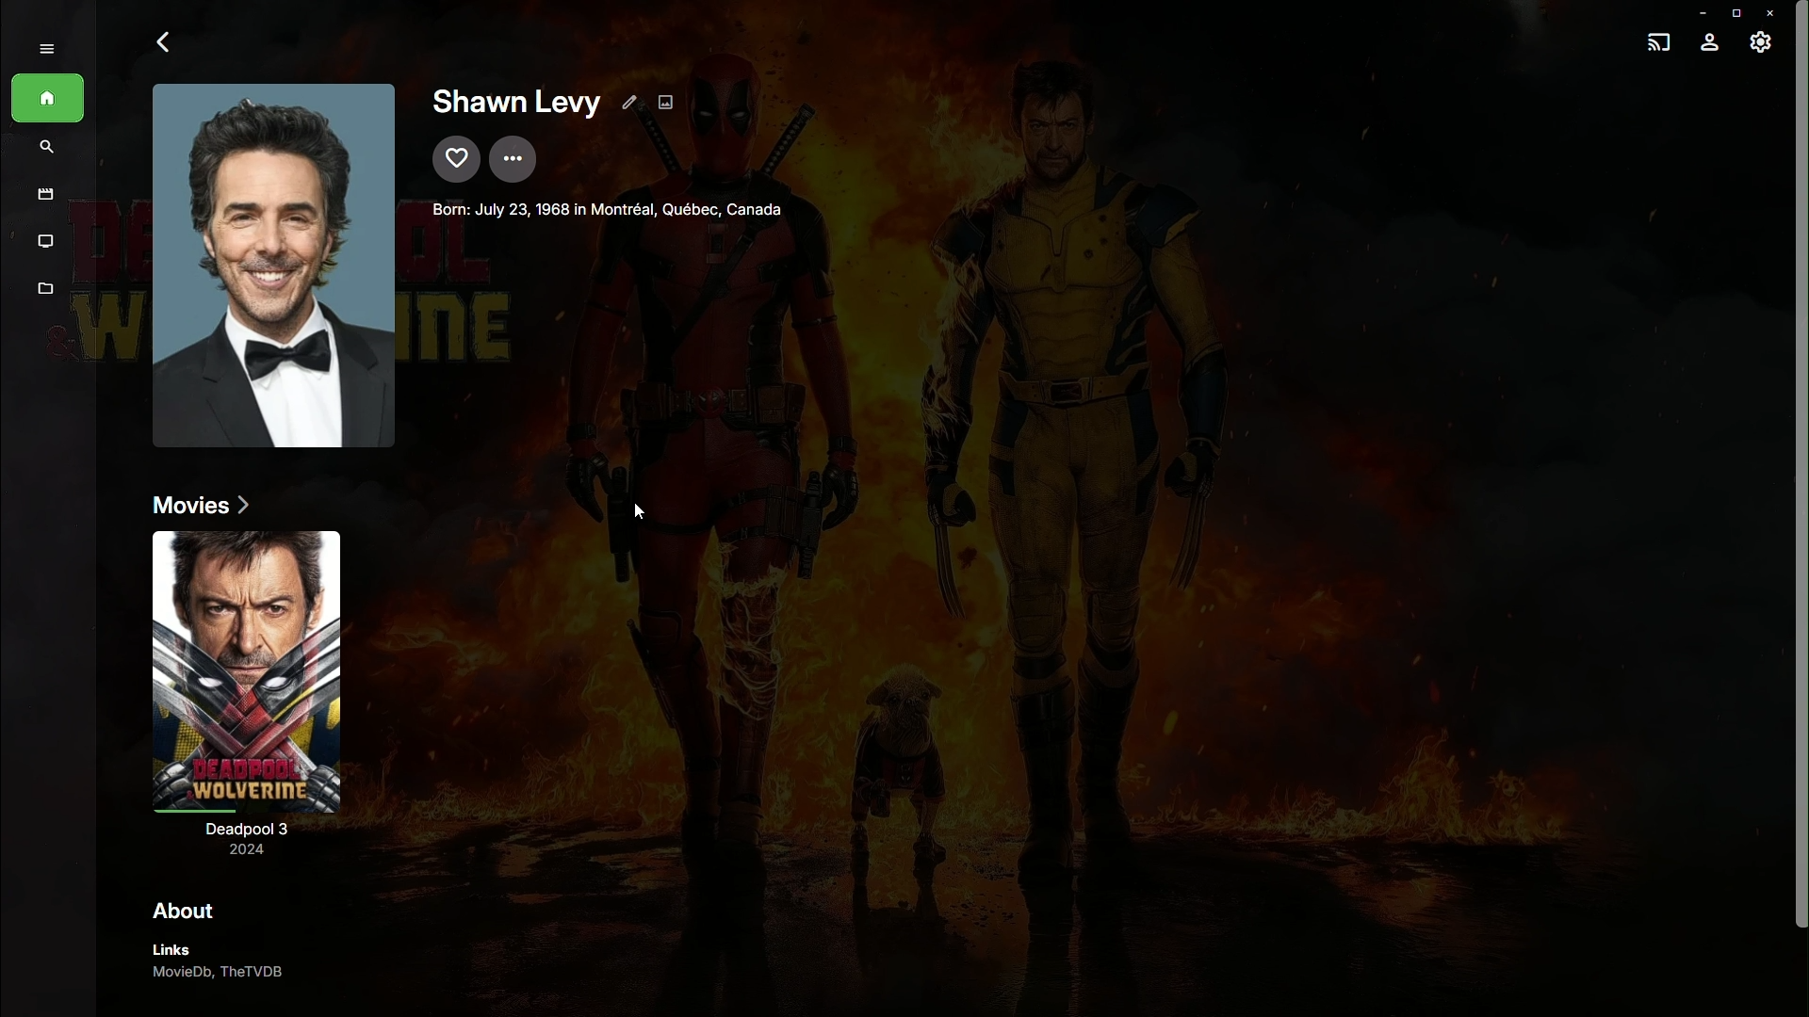 Image resolution: width=1809 pixels, height=1017 pixels. I want to click on Movies, so click(46, 195).